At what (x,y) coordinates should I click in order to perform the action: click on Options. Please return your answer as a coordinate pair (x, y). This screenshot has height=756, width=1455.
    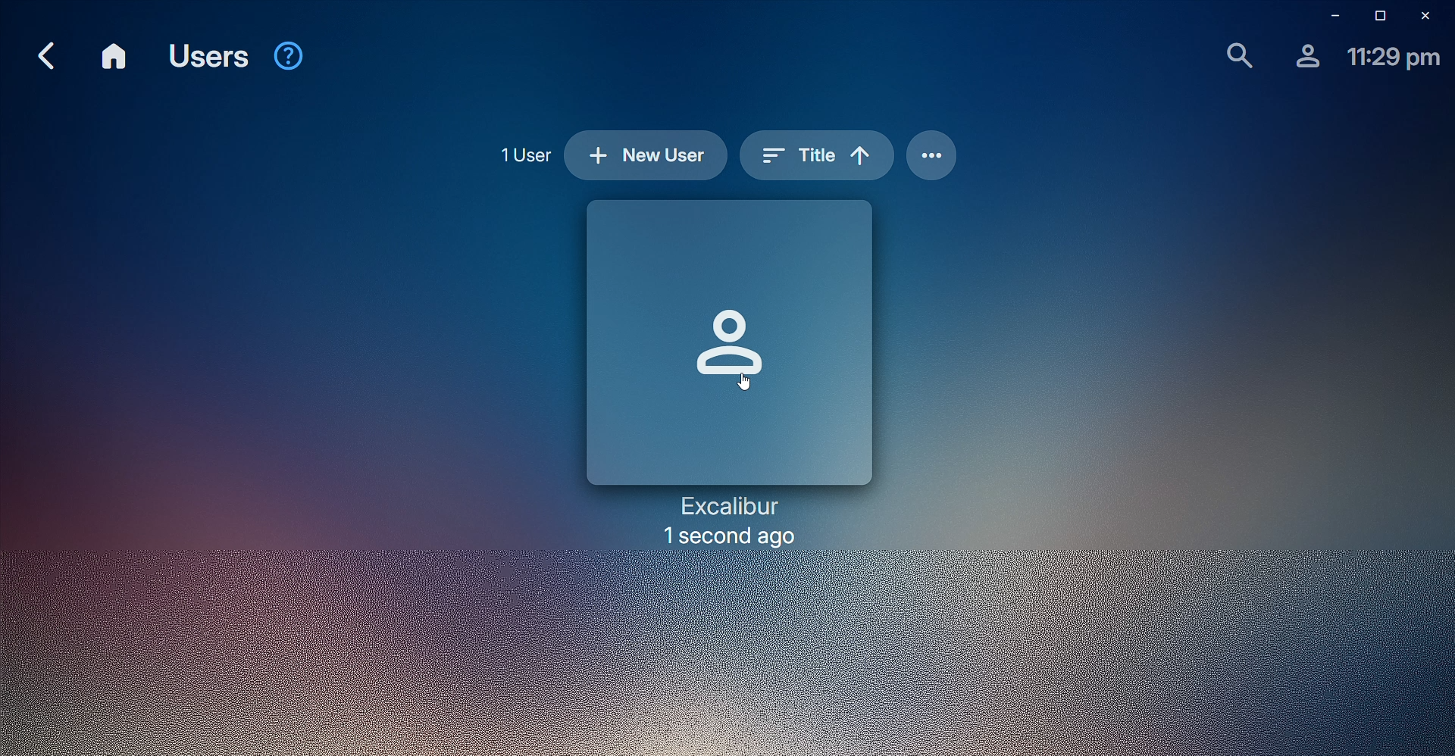
    Looking at the image, I should click on (934, 157).